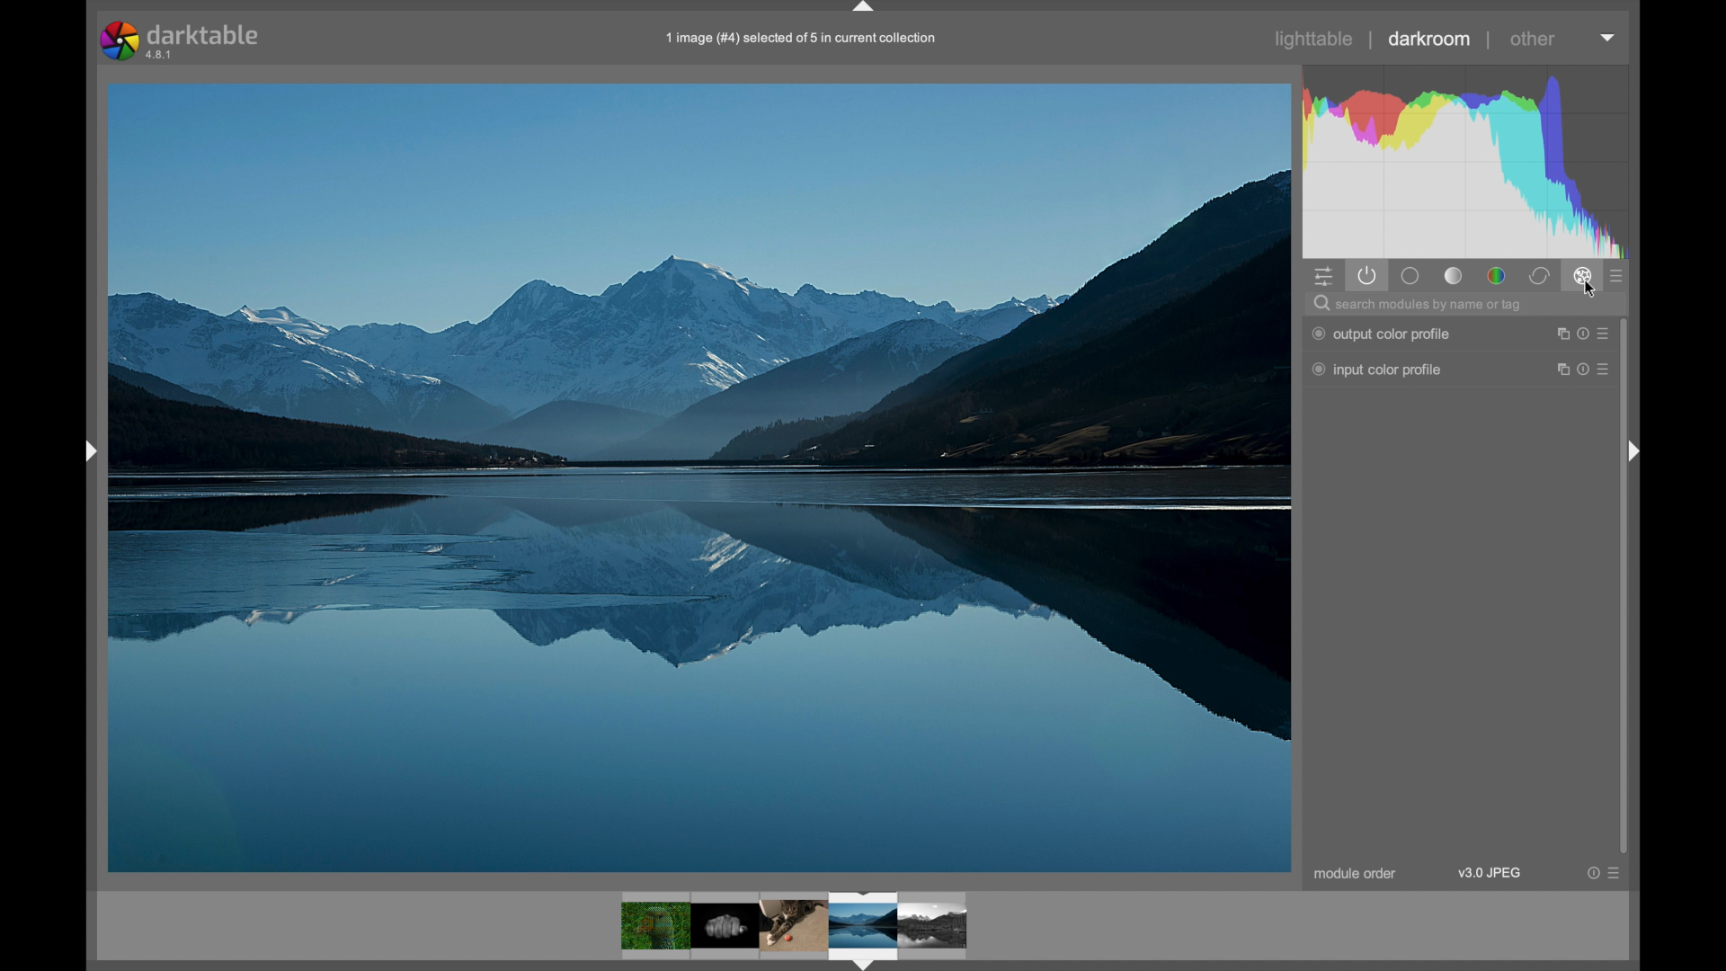 This screenshot has width=1726, height=971. Describe the element at coordinates (1376, 370) in the screenshot. I see `input color profile` at that location.